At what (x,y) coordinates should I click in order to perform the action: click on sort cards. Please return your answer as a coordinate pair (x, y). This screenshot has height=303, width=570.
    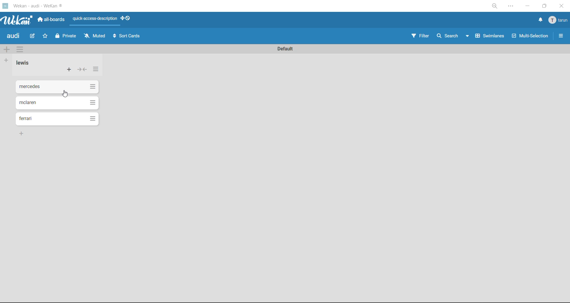
    Looking at the image, I should click on (128, 37).